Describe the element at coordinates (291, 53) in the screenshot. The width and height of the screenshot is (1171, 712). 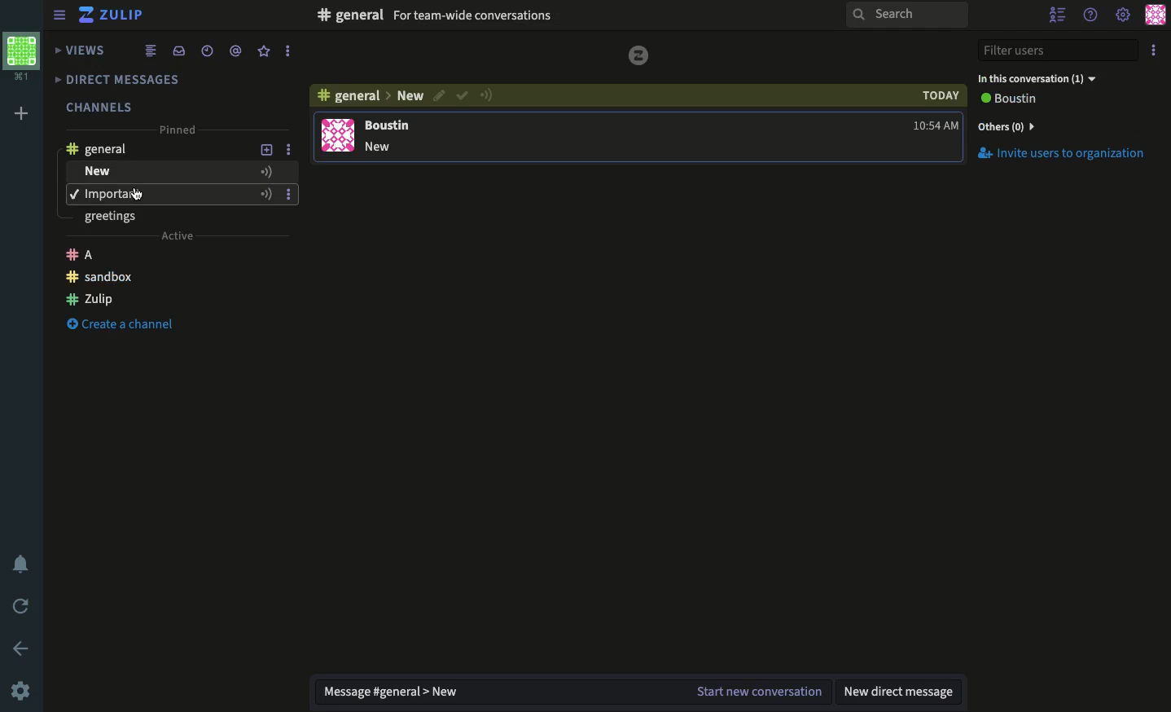
I see `More Options` at that location.